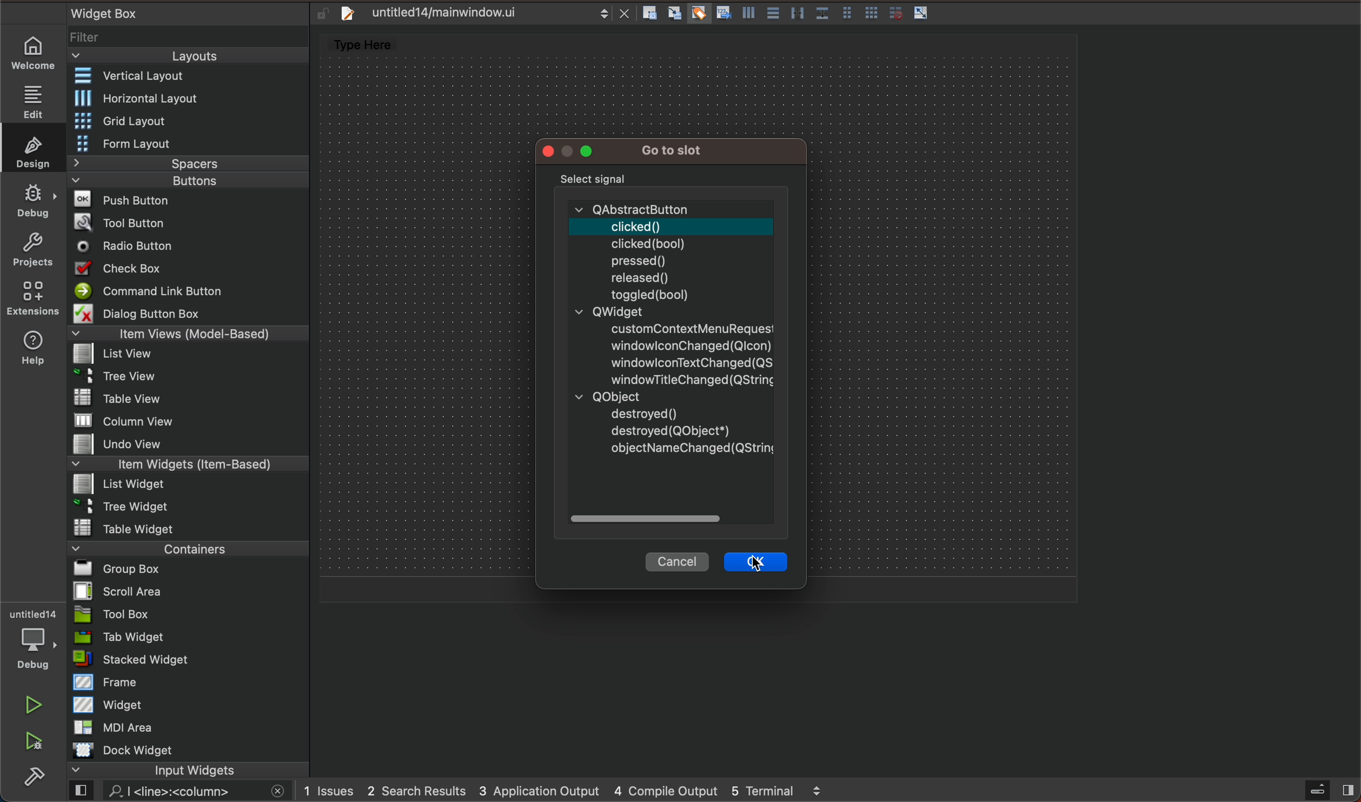 The width and height of the screenshot is (1361, 802). I want to click on logs, so click(567, 791).